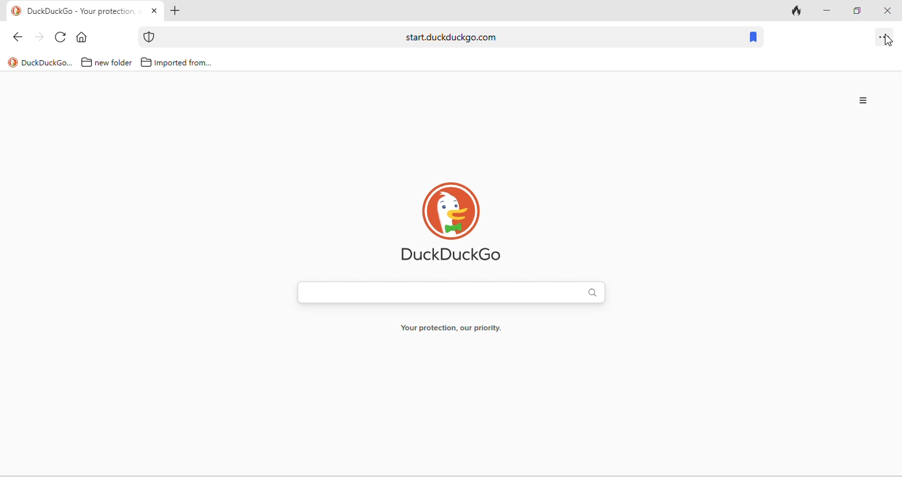  Describe the element at coordinates (891, 42) in the screenshot. I see `cursor` at that location.